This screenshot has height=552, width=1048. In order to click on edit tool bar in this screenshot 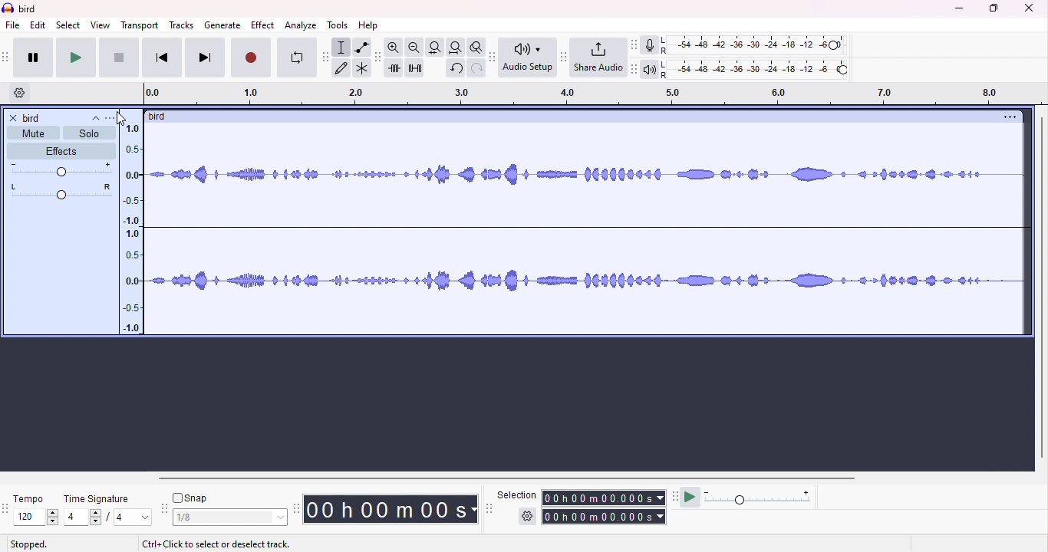, I will do `click(378, 56)`.